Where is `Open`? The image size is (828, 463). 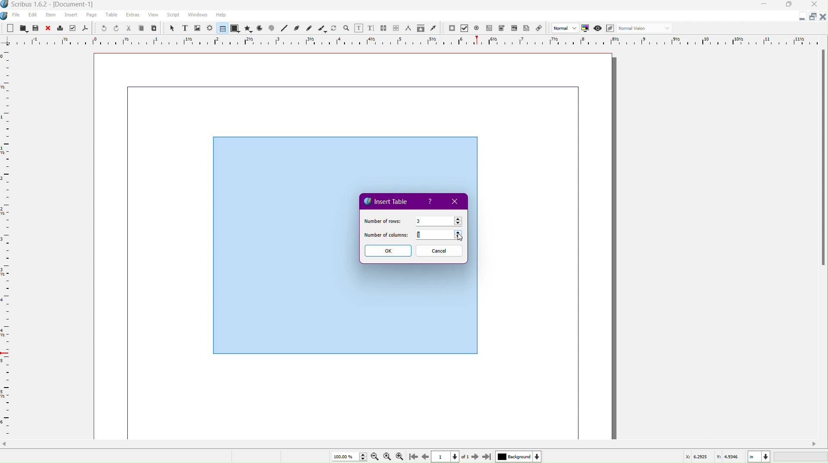 Open is located at coordinates (23, 28).